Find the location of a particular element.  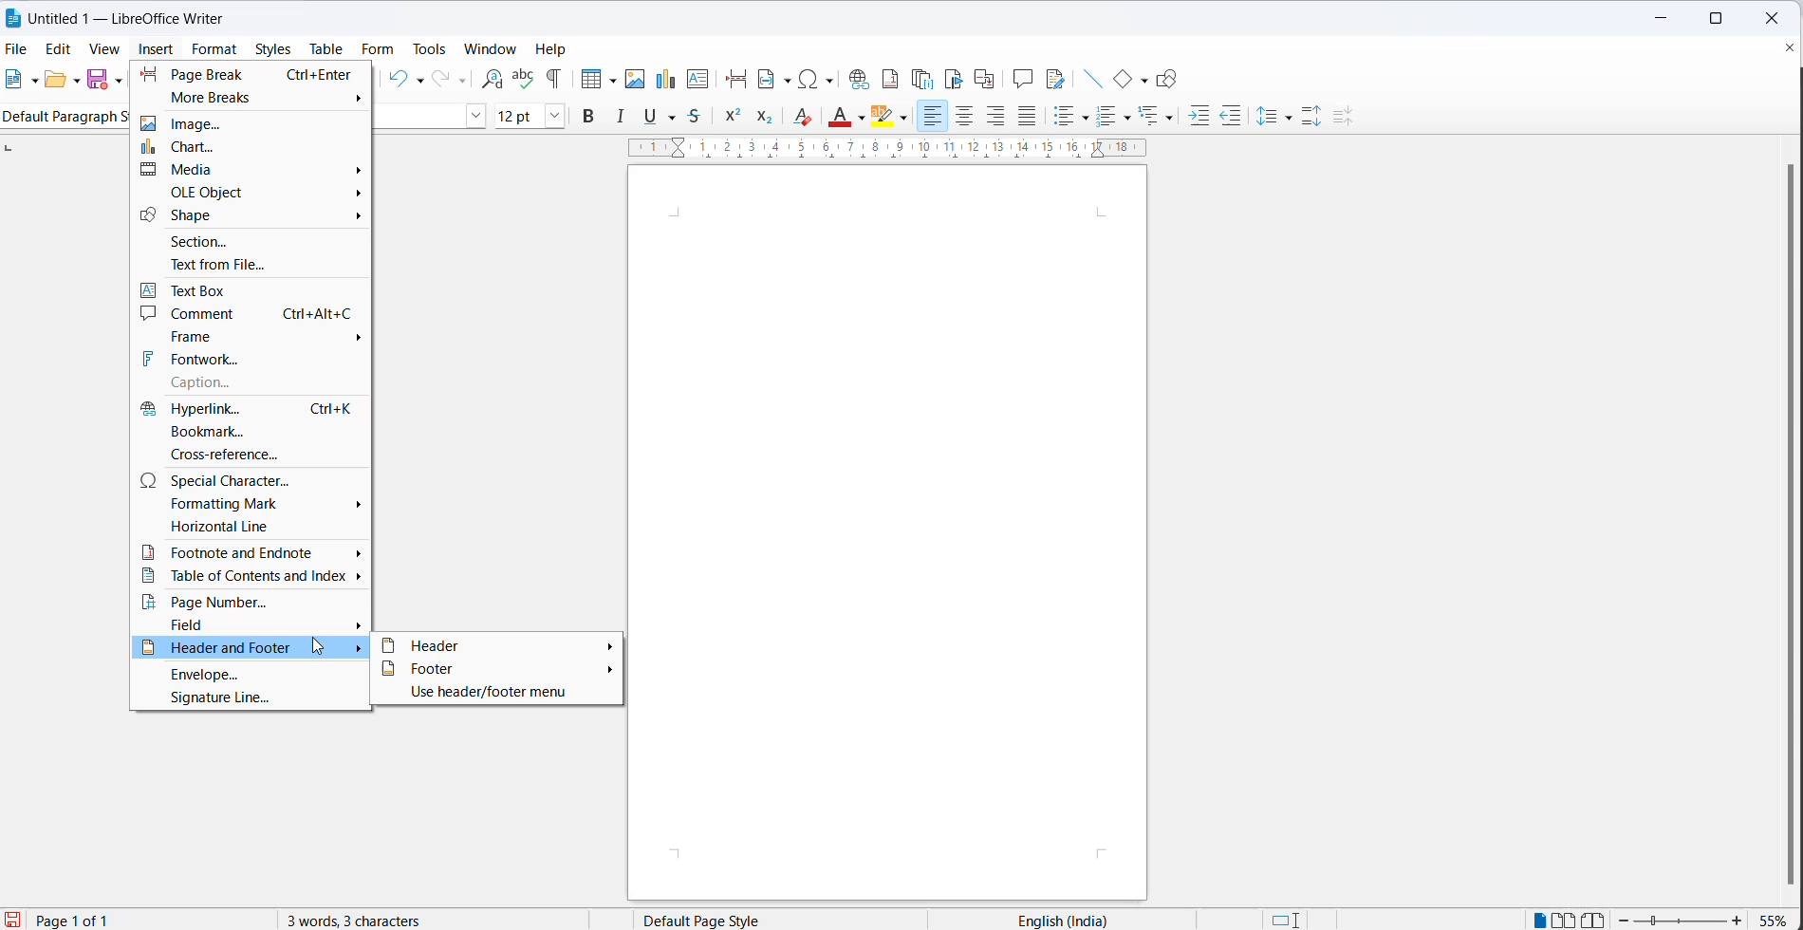

font size dropdown button is located at coordinates (554, 116).